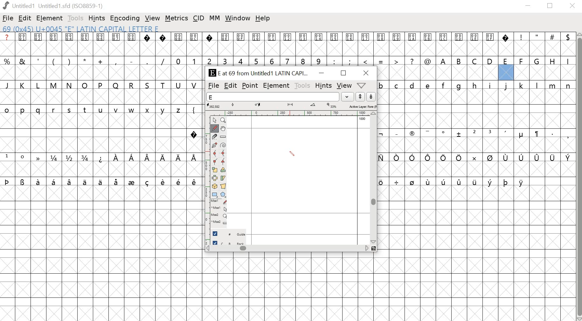  I want to click on lowercase alphabets, so click(474, 85).